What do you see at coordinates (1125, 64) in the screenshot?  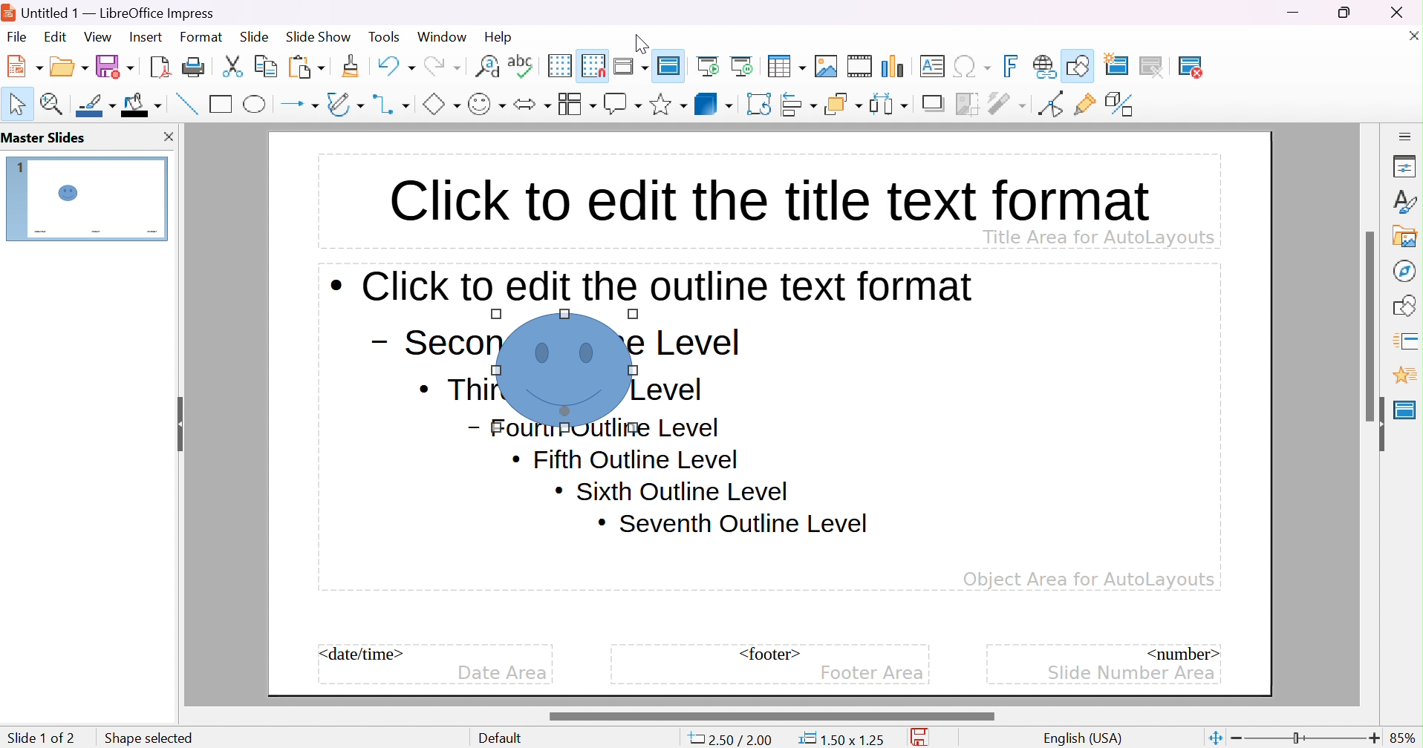 I see `new slide` at bounding box center [1125, 64].